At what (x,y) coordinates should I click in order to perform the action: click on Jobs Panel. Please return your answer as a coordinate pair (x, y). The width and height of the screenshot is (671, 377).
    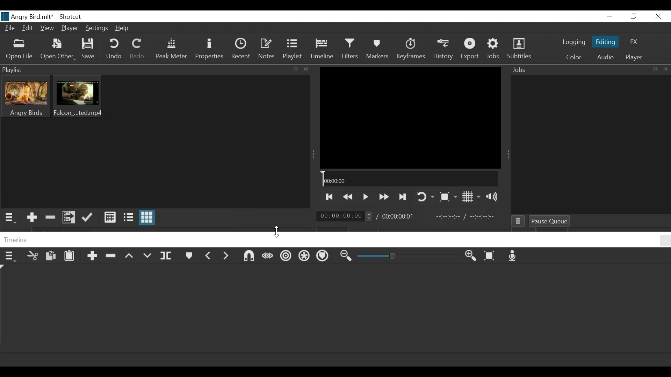
    Looking at the image, I should click on (589, 69).